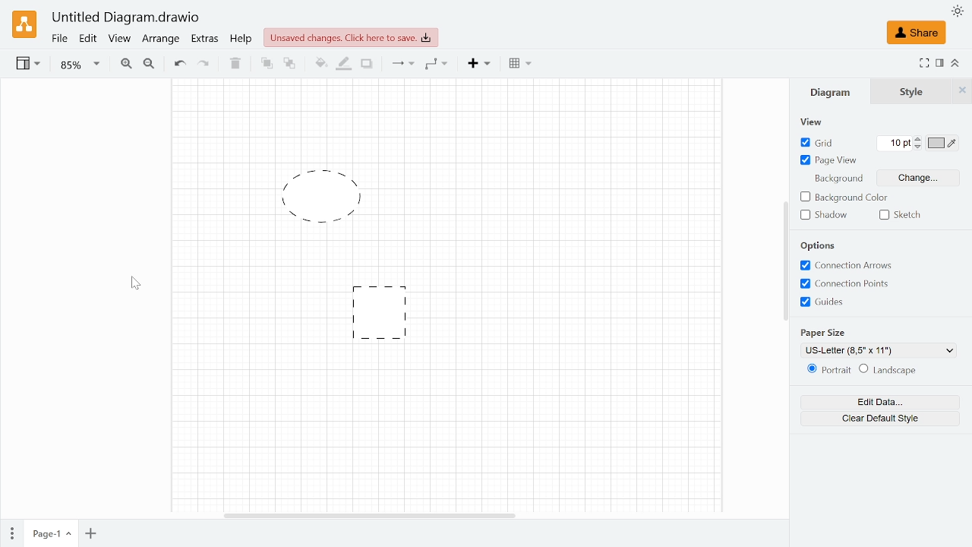 This screenshot has height=547, width=972. Describe the element at coordinates (266, 64) in the screenshot. I see `TO front` at that location.